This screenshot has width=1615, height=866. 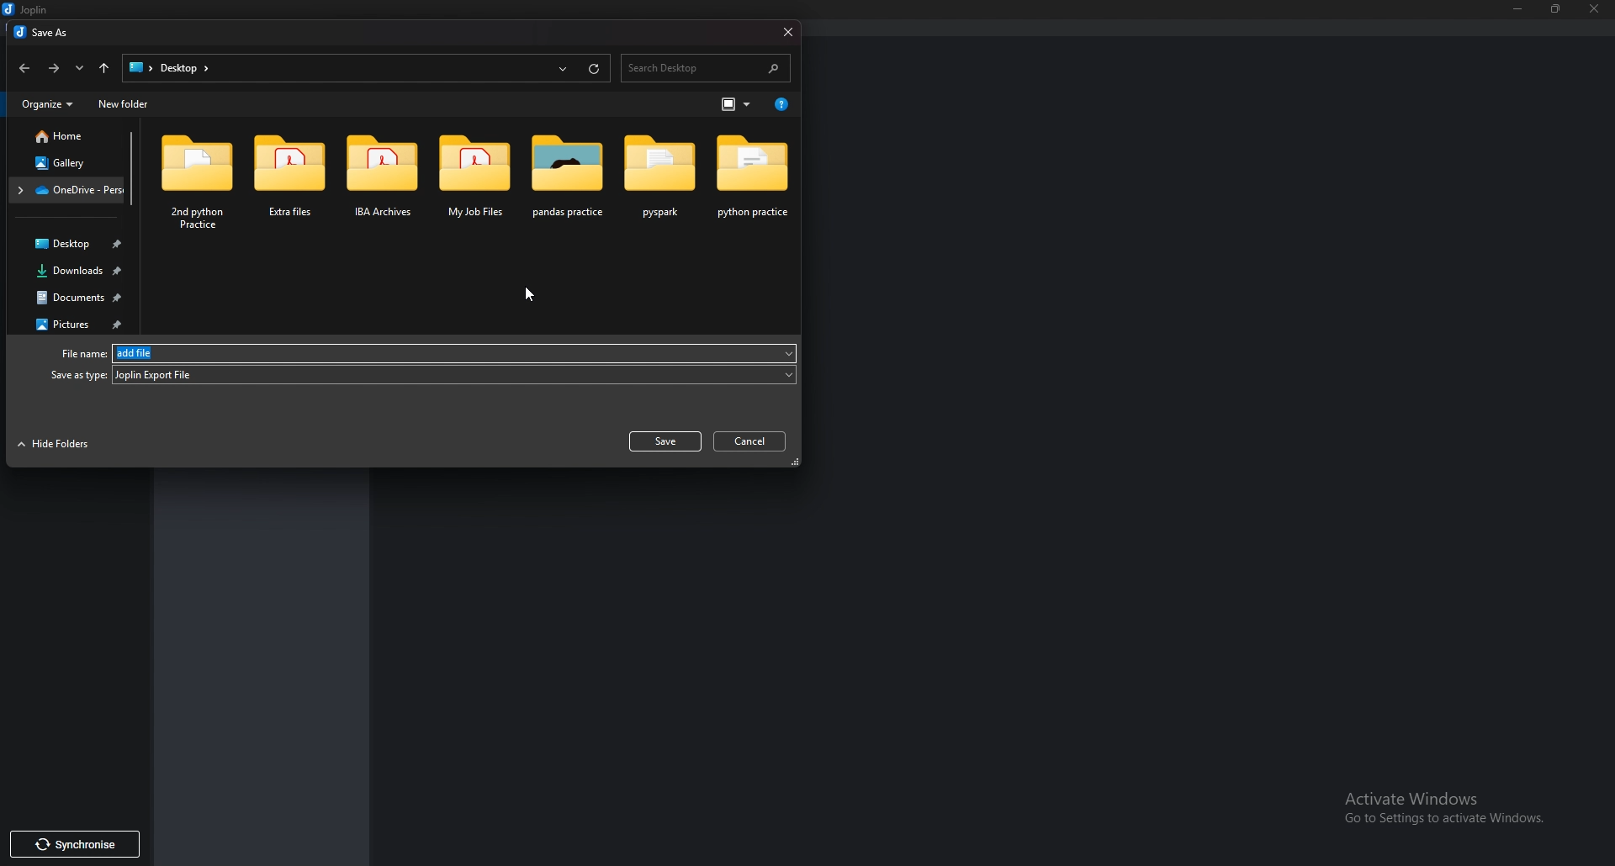 I want to click on Hide folders, so click(x=58, y=443).